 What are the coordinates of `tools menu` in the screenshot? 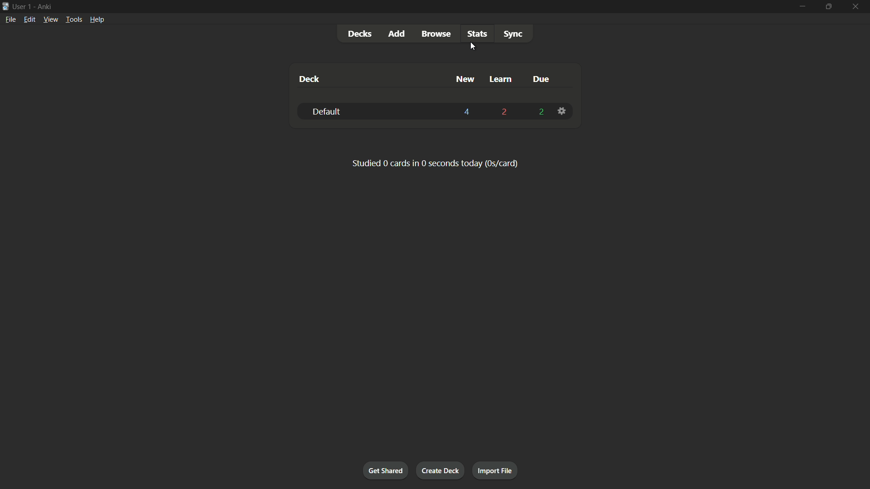 It's located at (73, 19).